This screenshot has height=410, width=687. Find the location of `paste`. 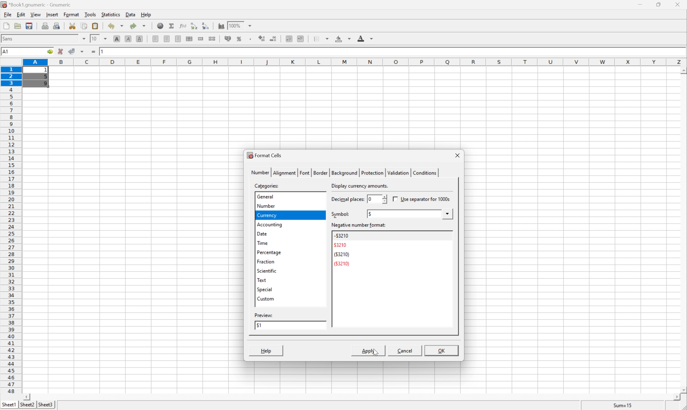

paste is located at coordinates (96, 26).